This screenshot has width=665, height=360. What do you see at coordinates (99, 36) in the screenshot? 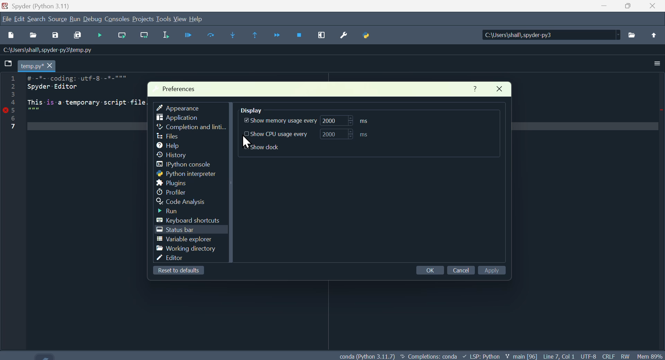
I see `Debug file` at bounding box center [99, 36].